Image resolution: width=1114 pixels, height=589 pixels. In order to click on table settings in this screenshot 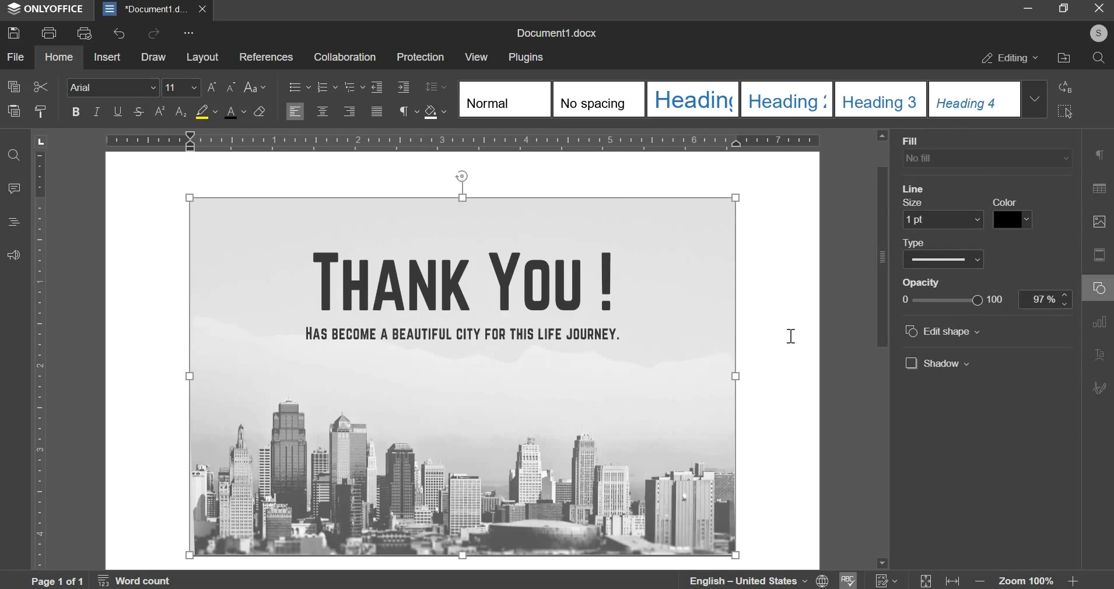, I will do `click(1100, 188)`.